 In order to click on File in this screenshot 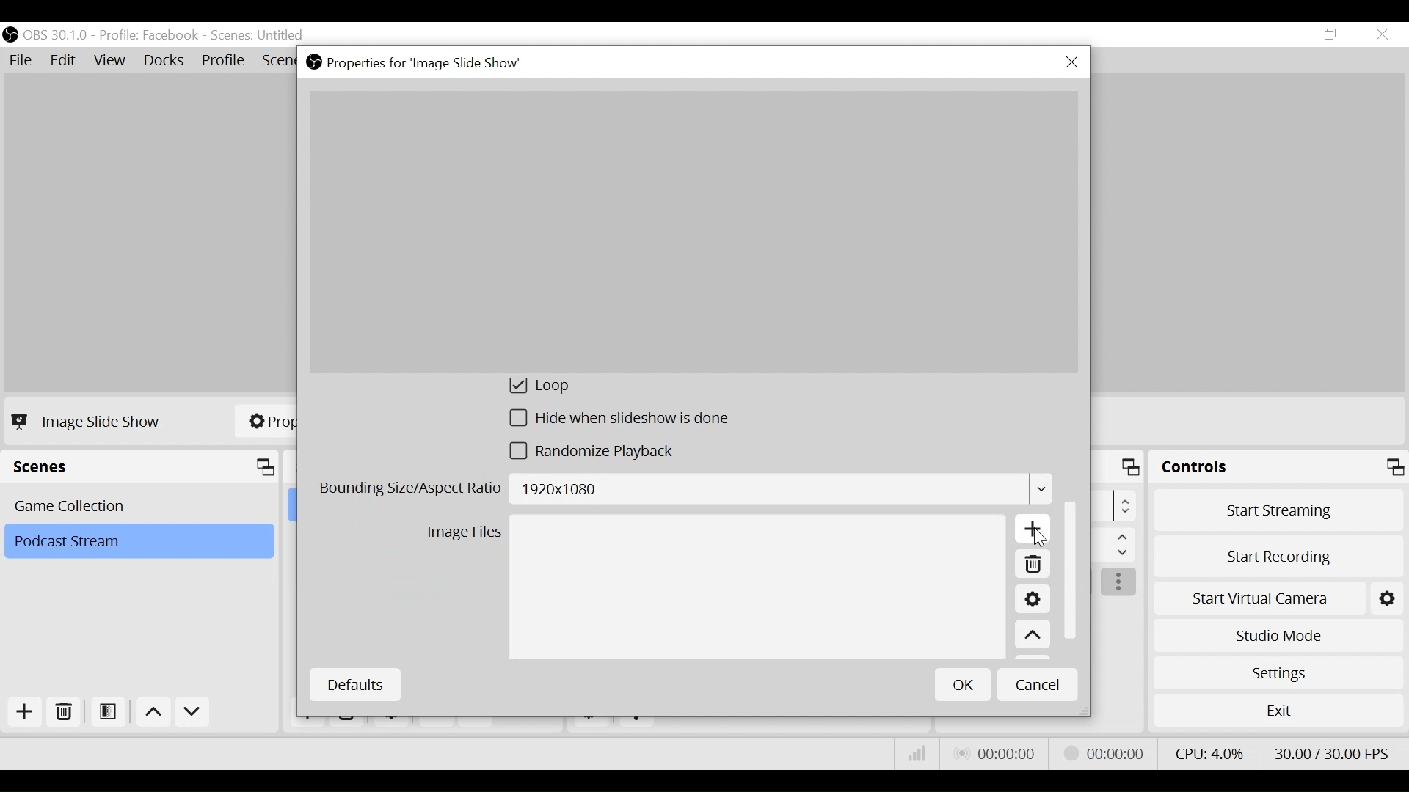, I will do `click(23, 61)`.